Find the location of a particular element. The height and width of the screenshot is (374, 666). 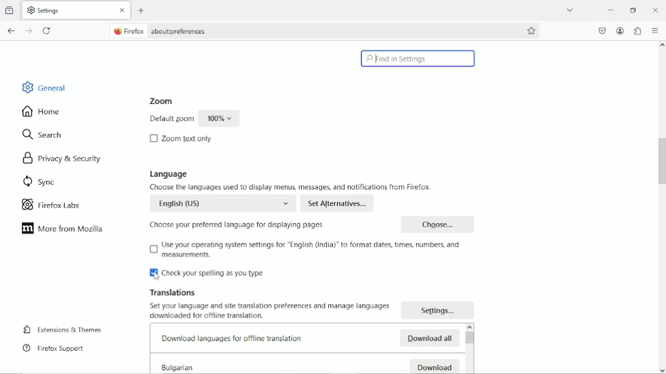

Download all is located at coordinates (428, 339).